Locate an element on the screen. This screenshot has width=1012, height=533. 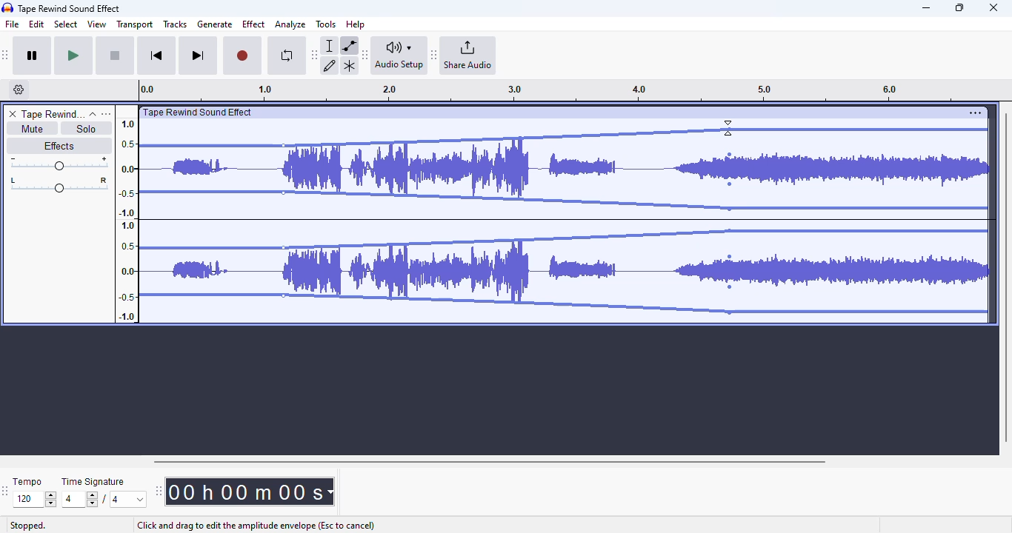
skip to end is located at coordinates (197, 56).